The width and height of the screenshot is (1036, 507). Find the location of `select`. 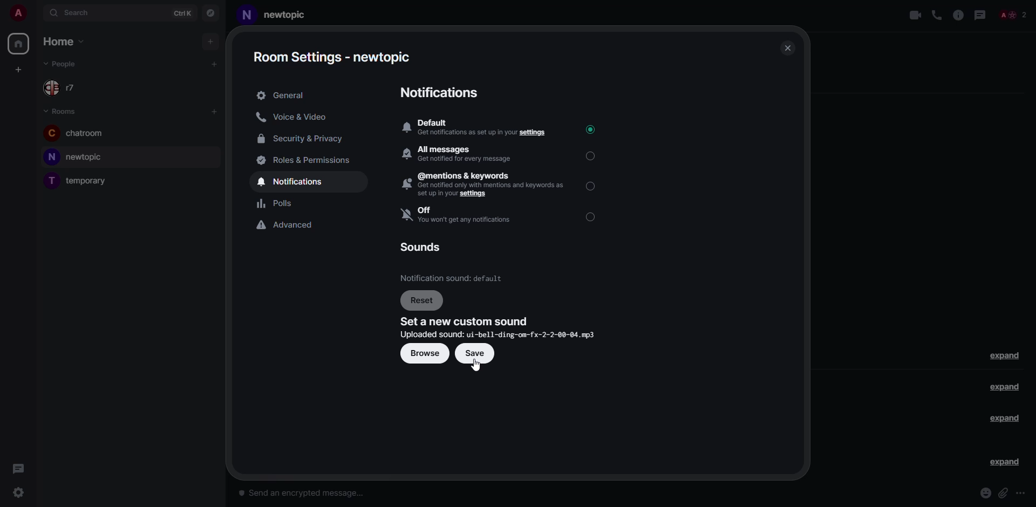

select is located at coordinates (592, 185).